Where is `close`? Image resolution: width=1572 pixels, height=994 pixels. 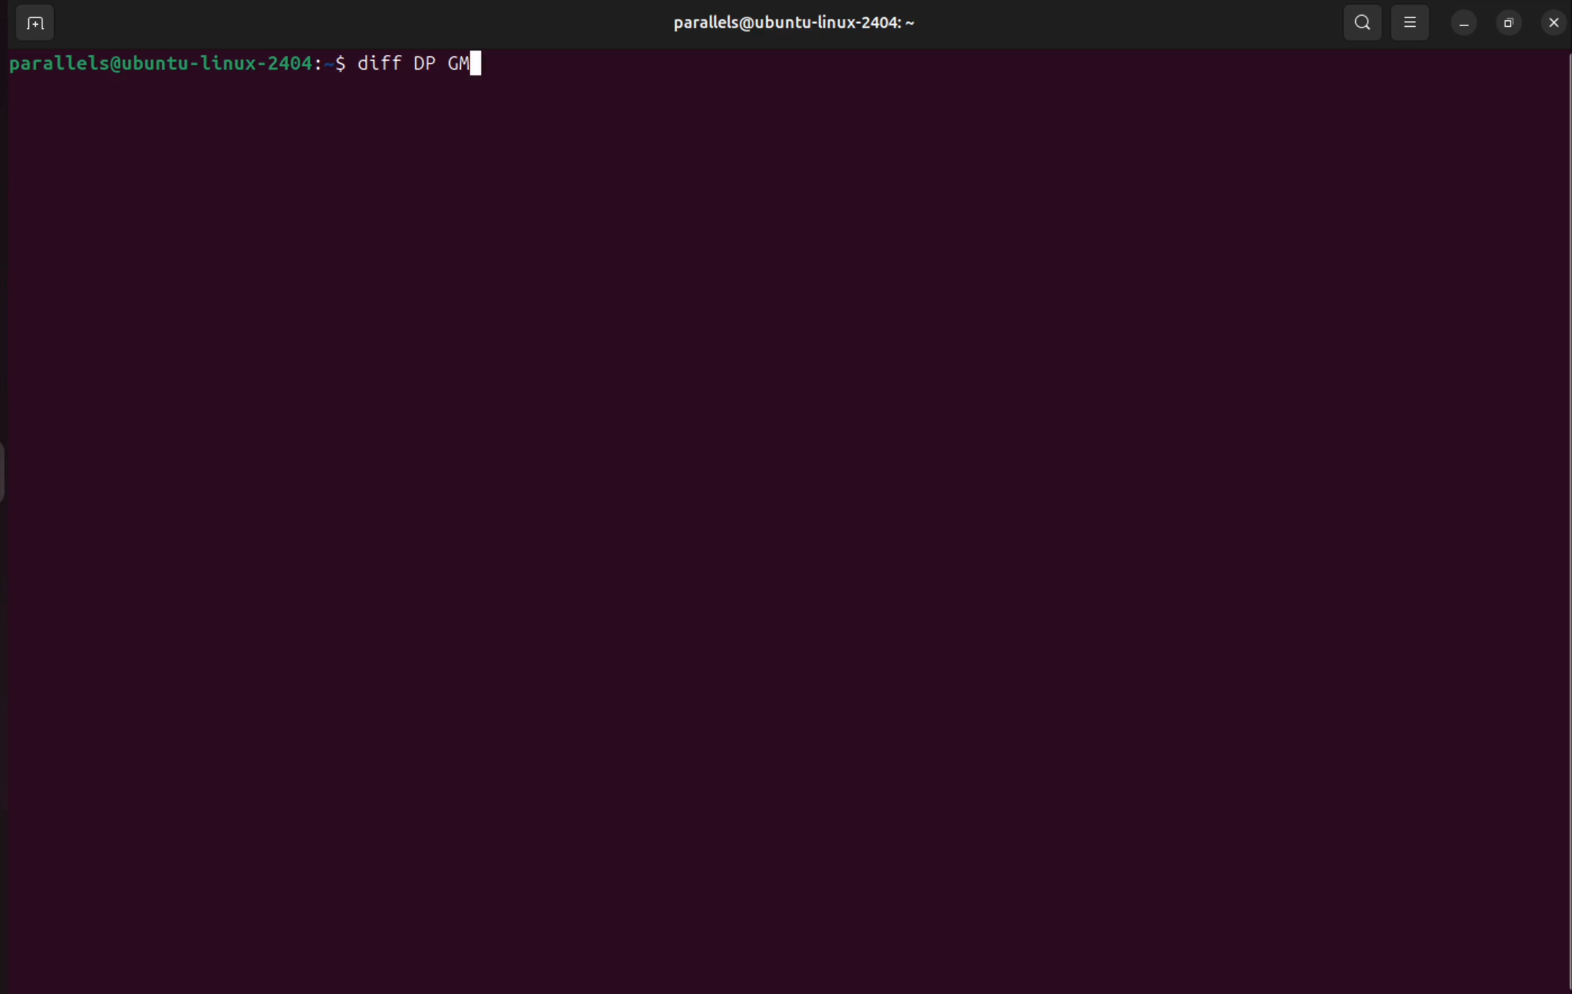 close is located at coordinates (1554, 22).